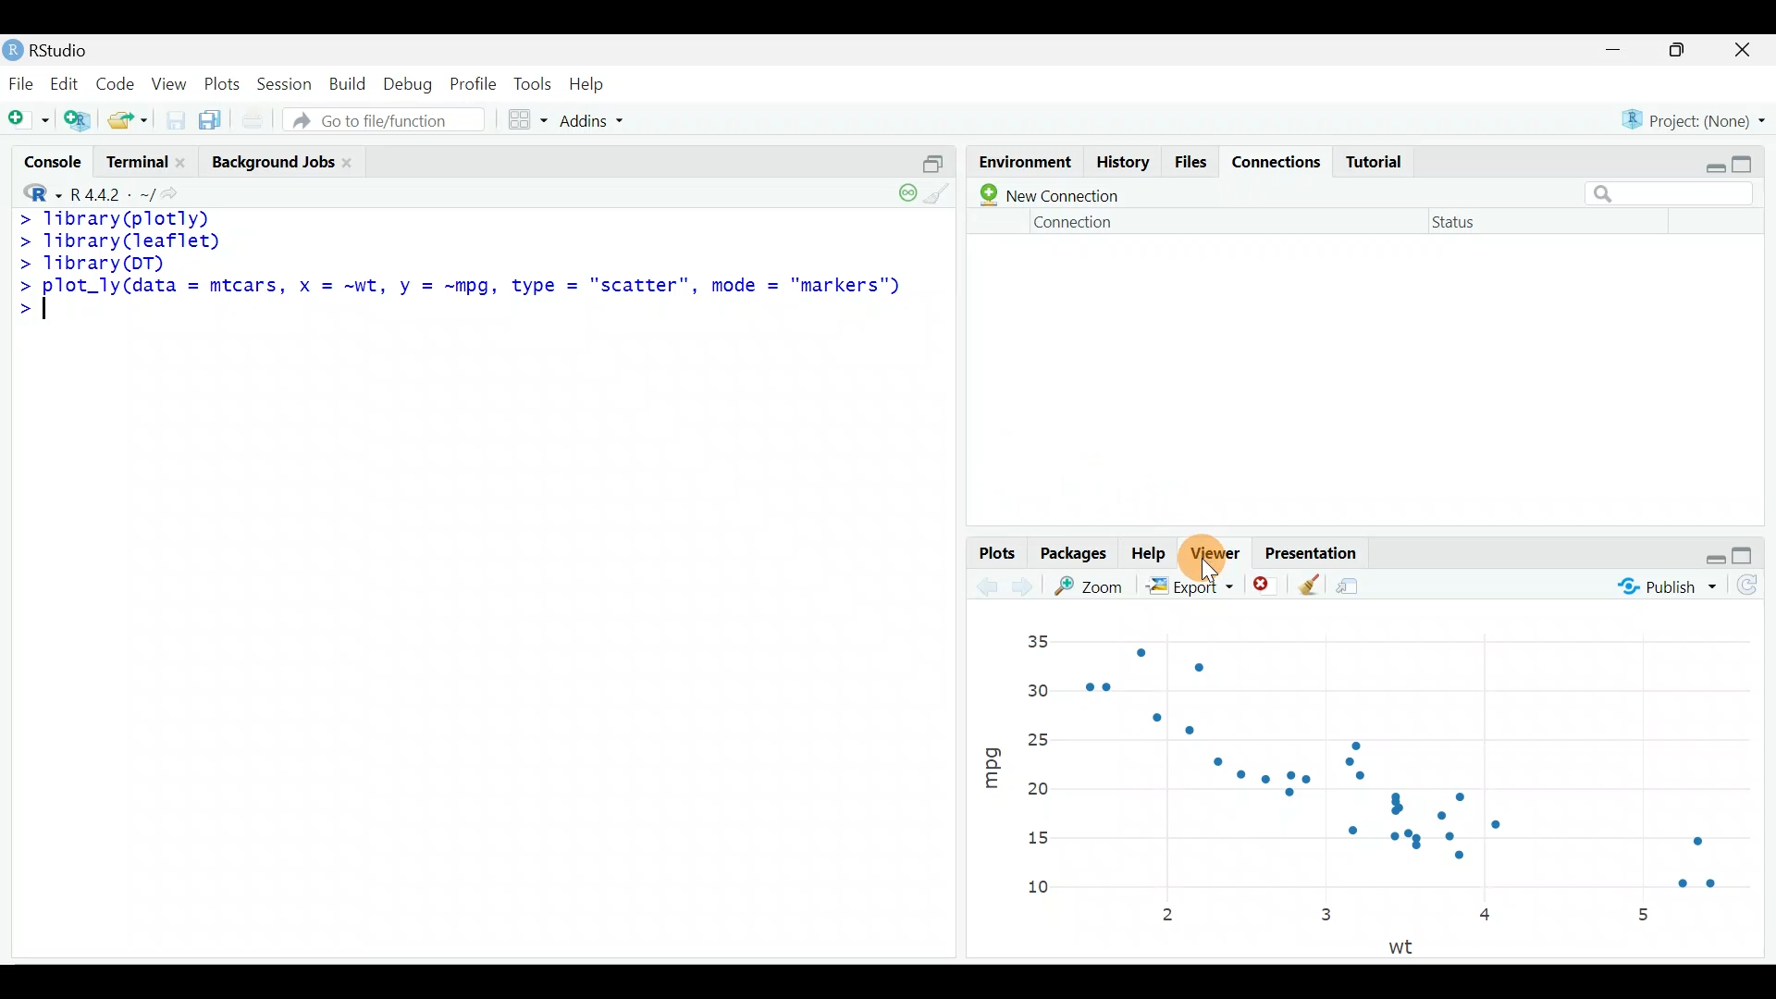 This screenshot has width=1776, height=999. What do you see at coordinates (81, 119) in the screenshot?
I see `Create a project` at bounding box center [81, 119].